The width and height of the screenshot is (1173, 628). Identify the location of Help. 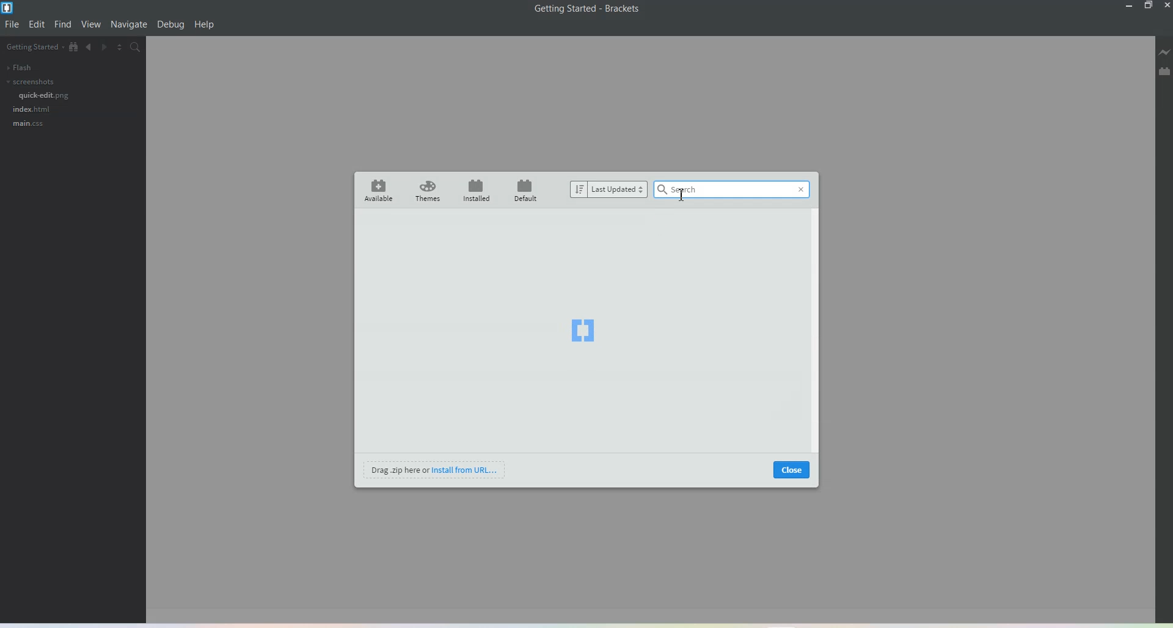
(205, 25).